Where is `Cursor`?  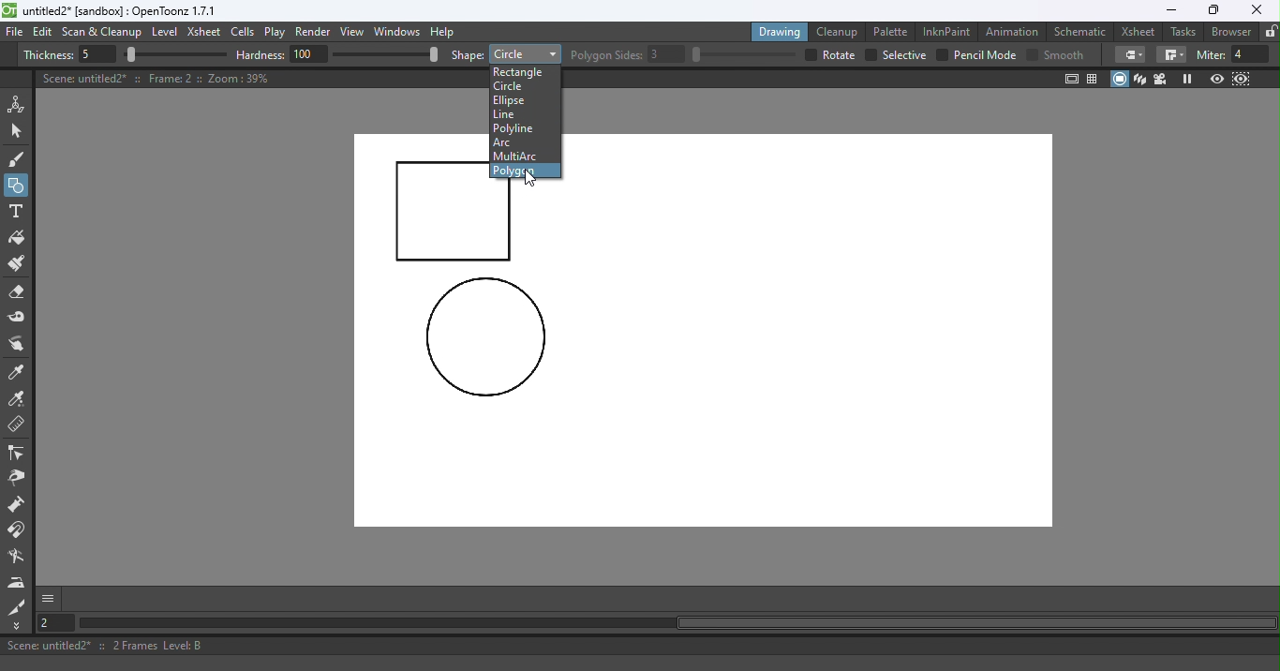
Cursor is located at coordinates (532, 179).